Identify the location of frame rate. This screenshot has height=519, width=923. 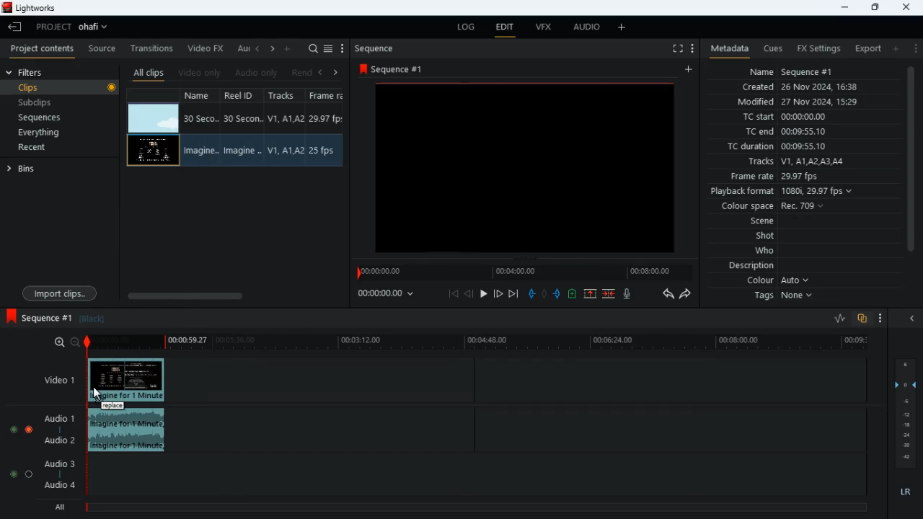
(796, 177).